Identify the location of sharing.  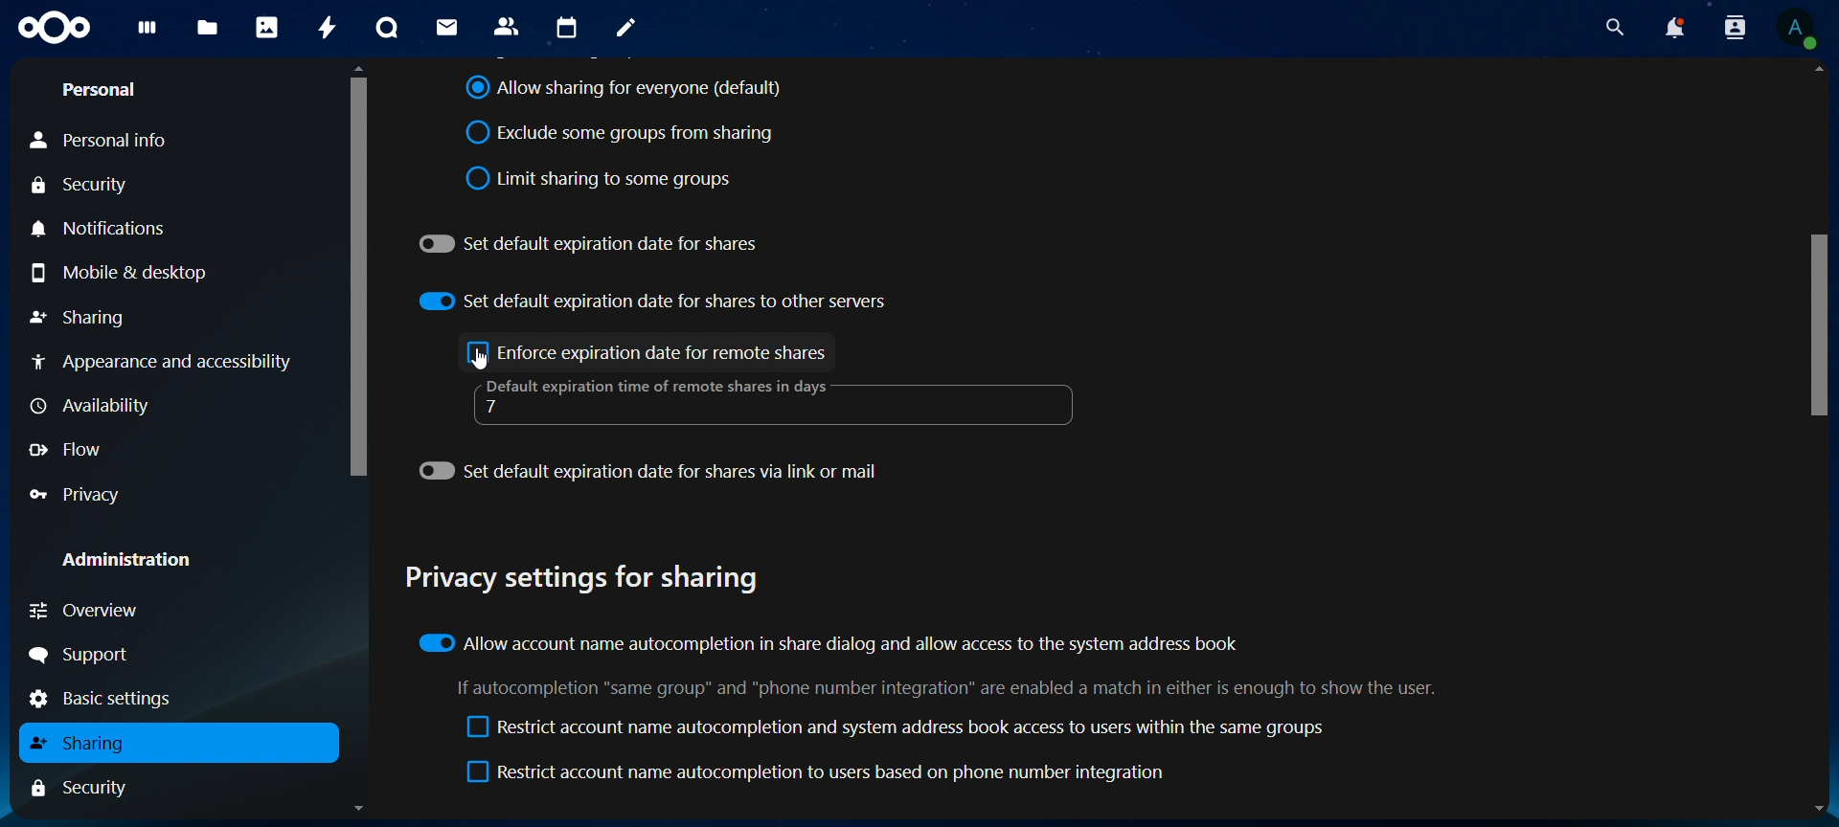
(80, 316).